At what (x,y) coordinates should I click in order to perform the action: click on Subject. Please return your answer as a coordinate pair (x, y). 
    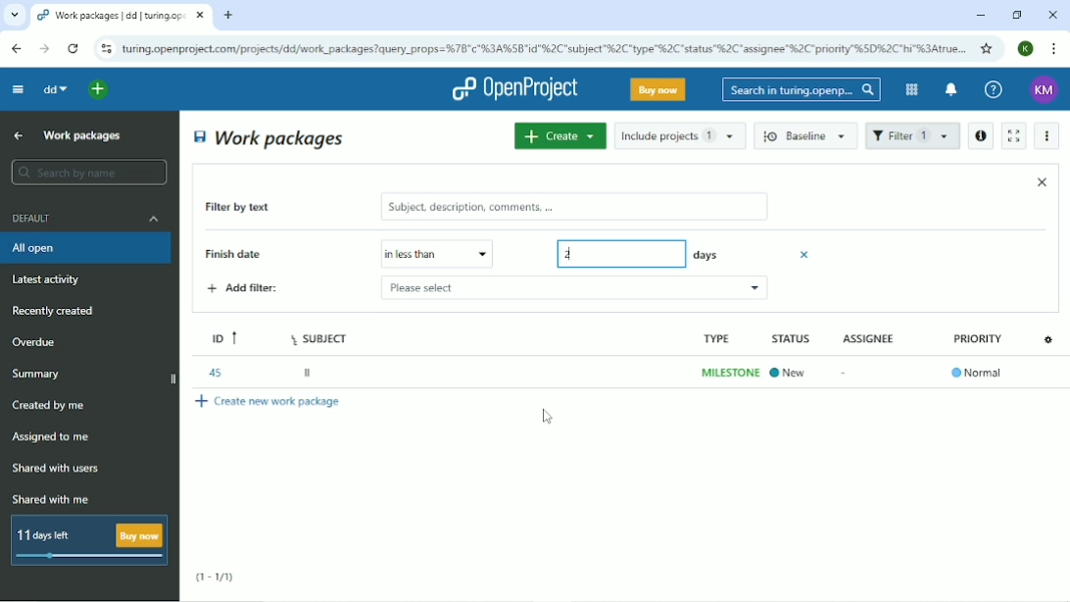
    Looking at the image, I should click on (321, 344).